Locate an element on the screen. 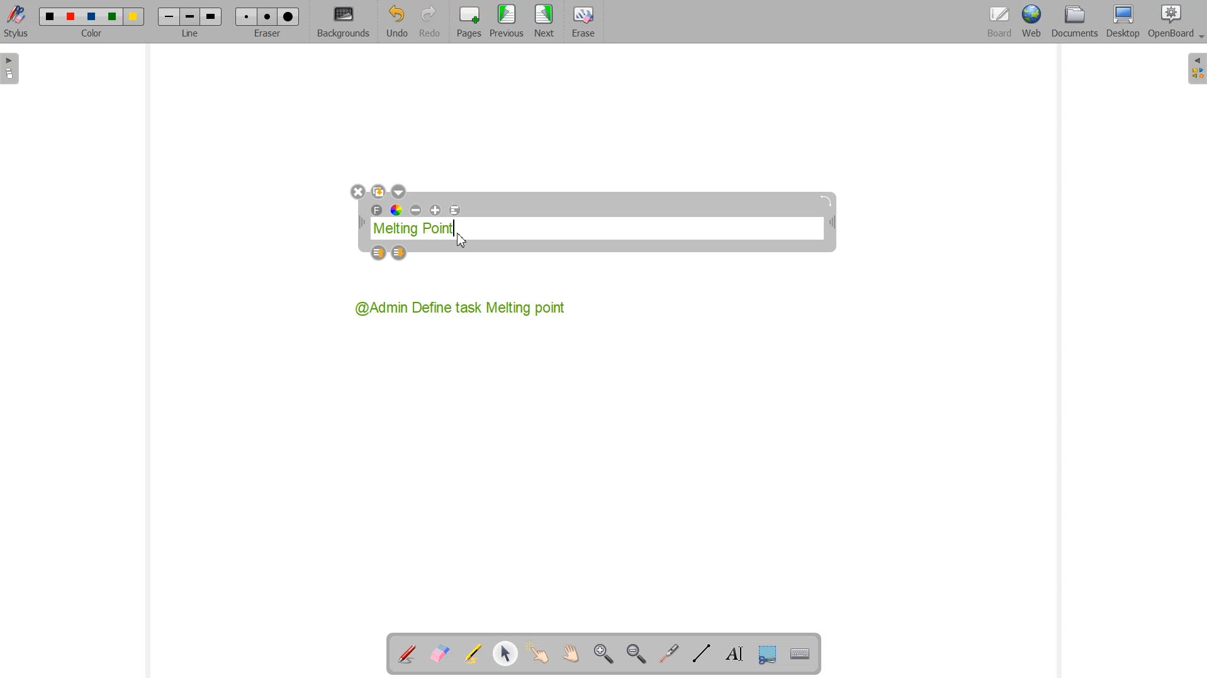  Dropdown box is located at coordinates (1199, 38).